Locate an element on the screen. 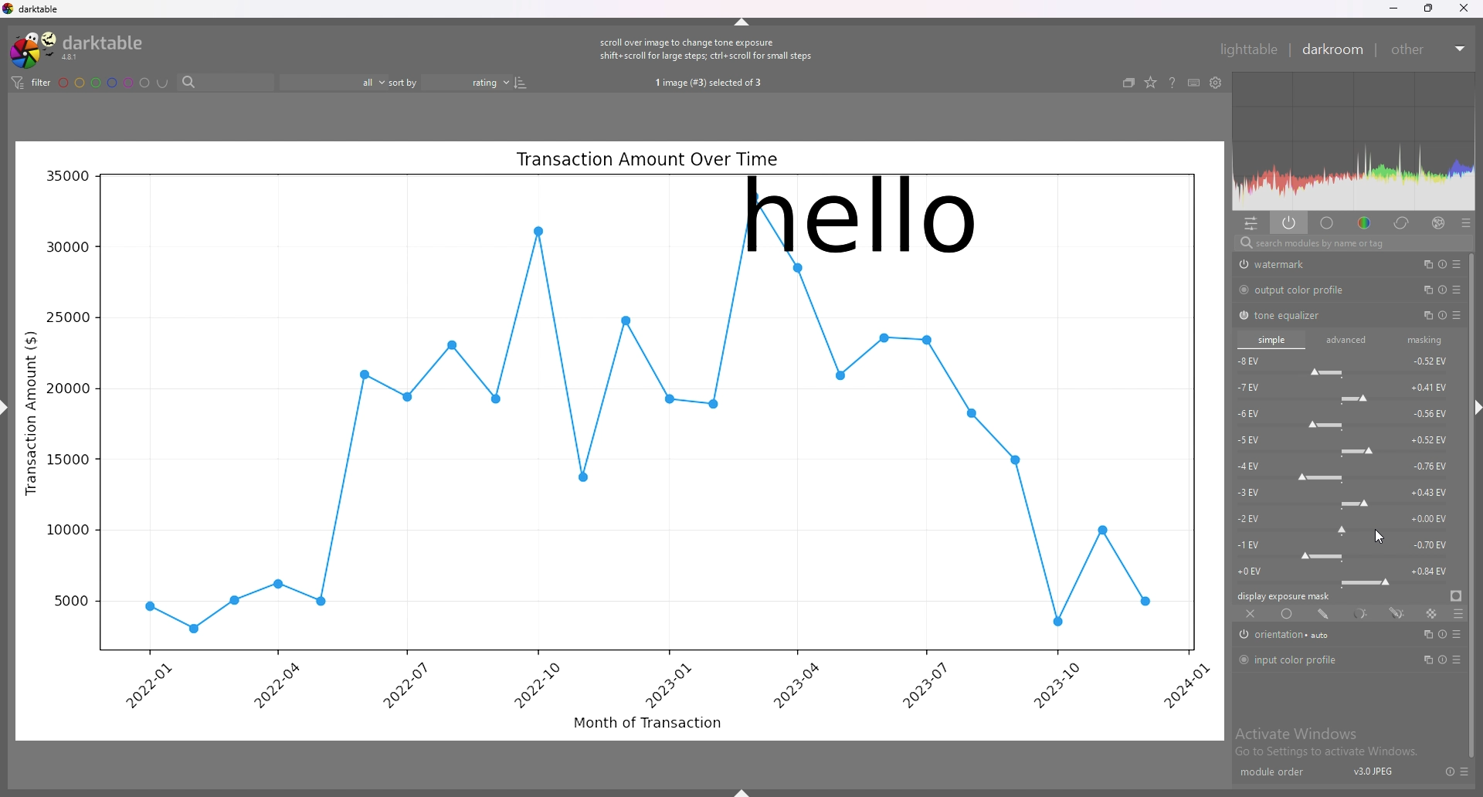  -5 EV force is located at coordinates (1346, 444).